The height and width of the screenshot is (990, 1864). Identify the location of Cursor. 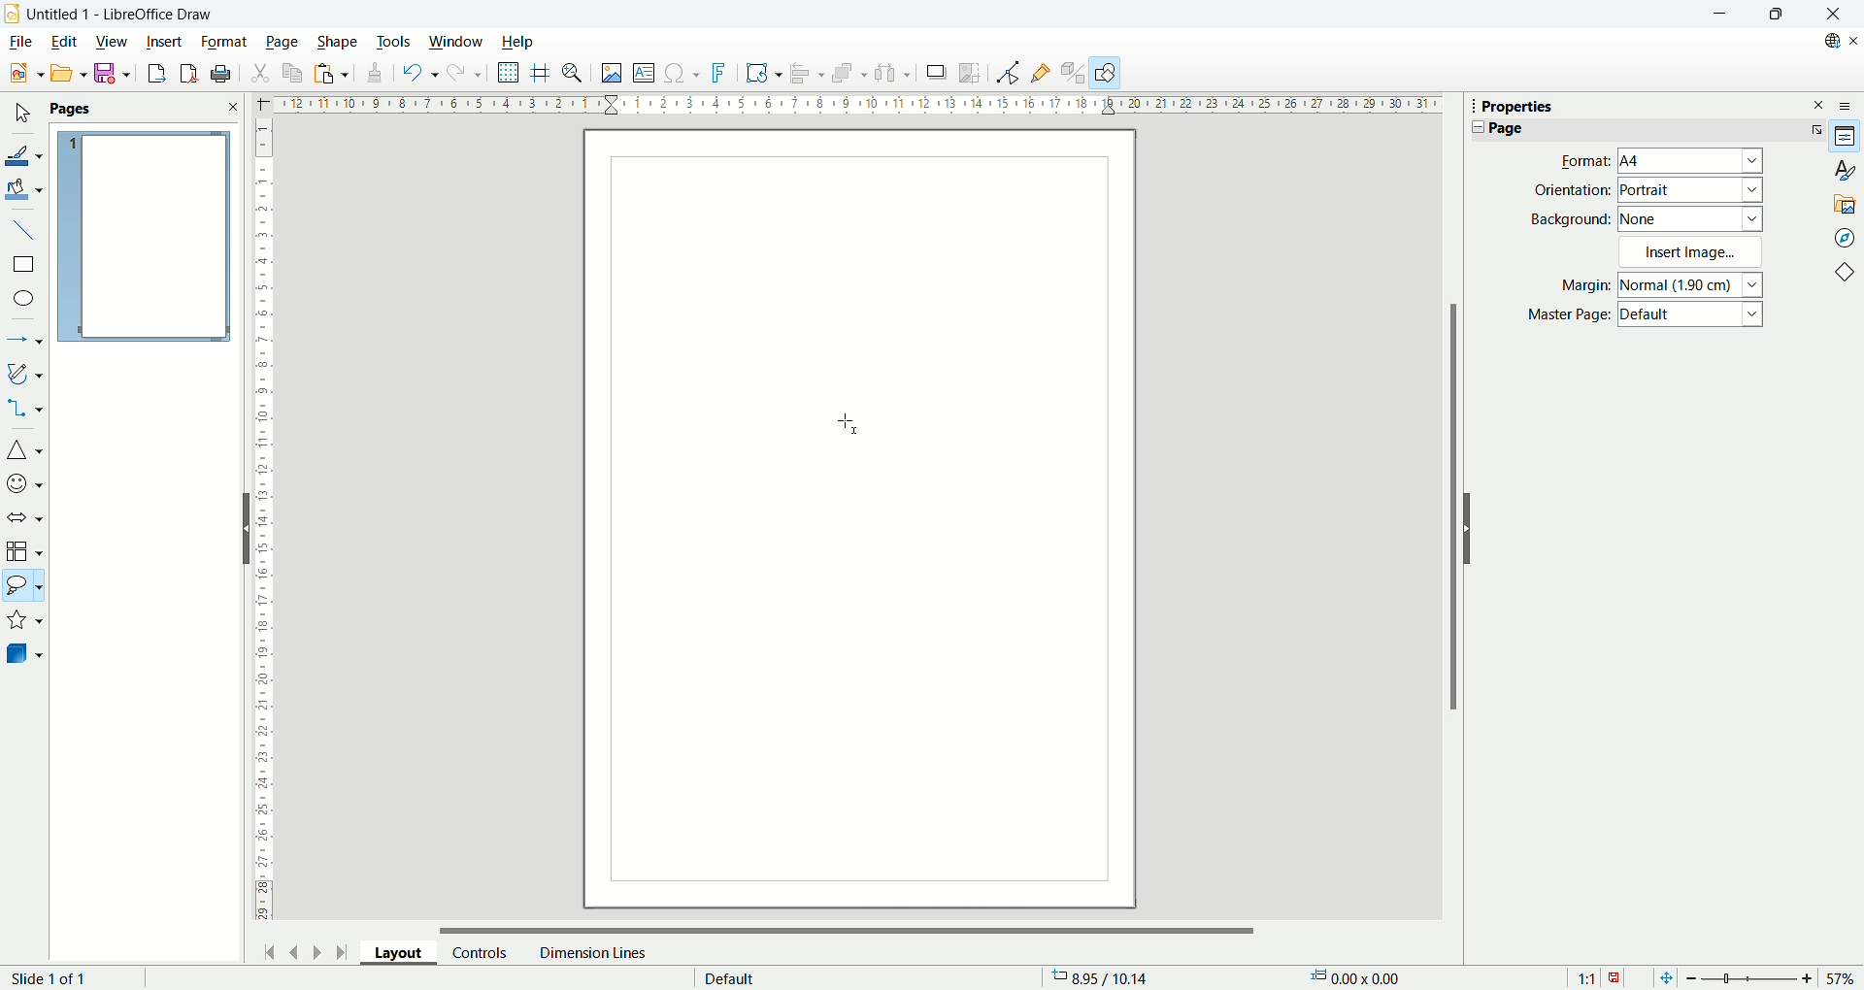
(851, 424).